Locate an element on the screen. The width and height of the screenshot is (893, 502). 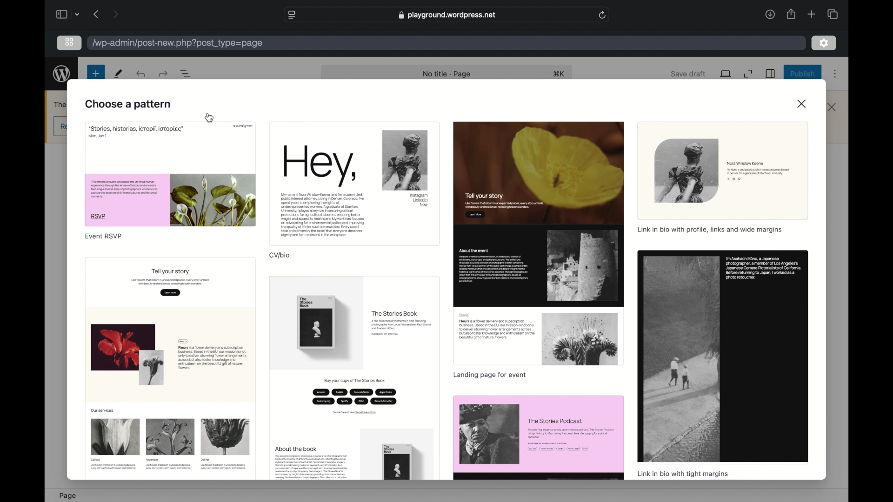
link in bio  with profile, links and margin is located at coordinates (711, 230).